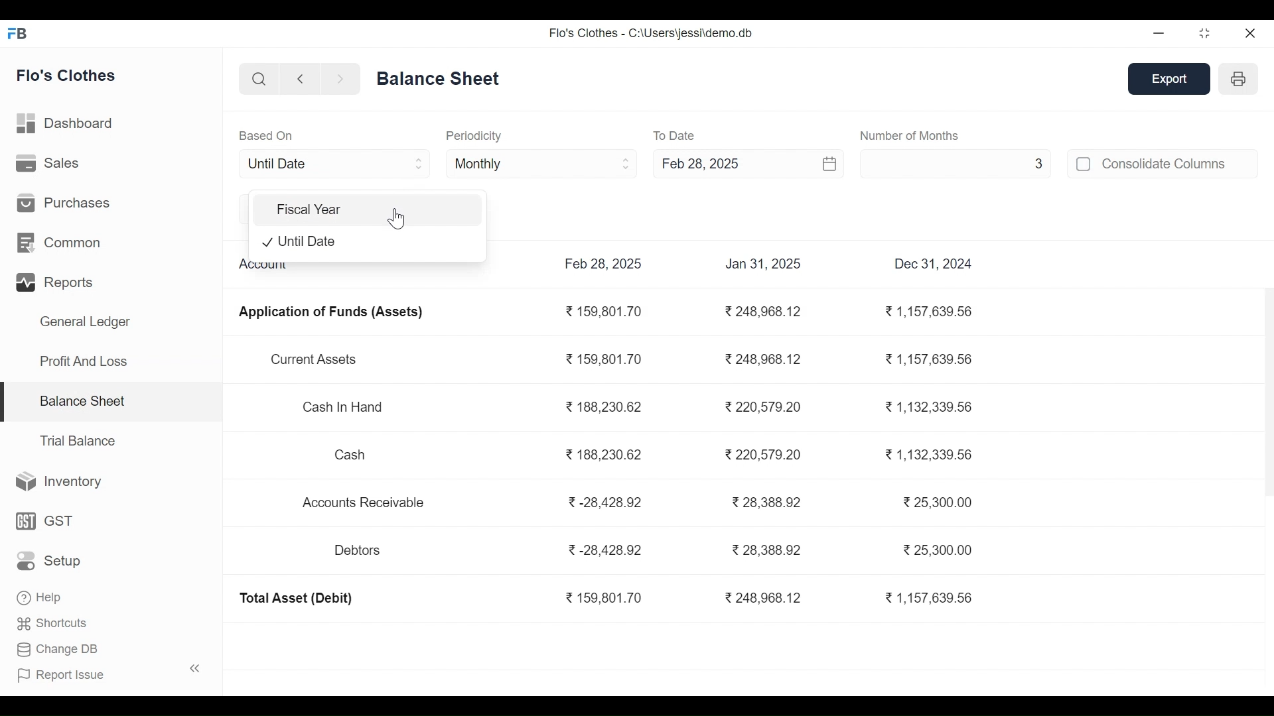  What do you see at coordinates (46, 520) in the screenshot?
I see `gst` at bounding box center [46, 520].